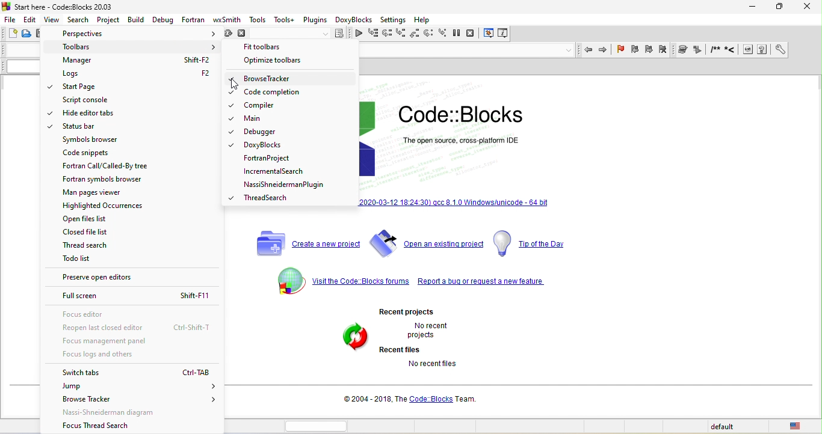  What do you see at coordinates (87, 246) in the screenshot?
I see `thread list` at bounding box center [87, 246].